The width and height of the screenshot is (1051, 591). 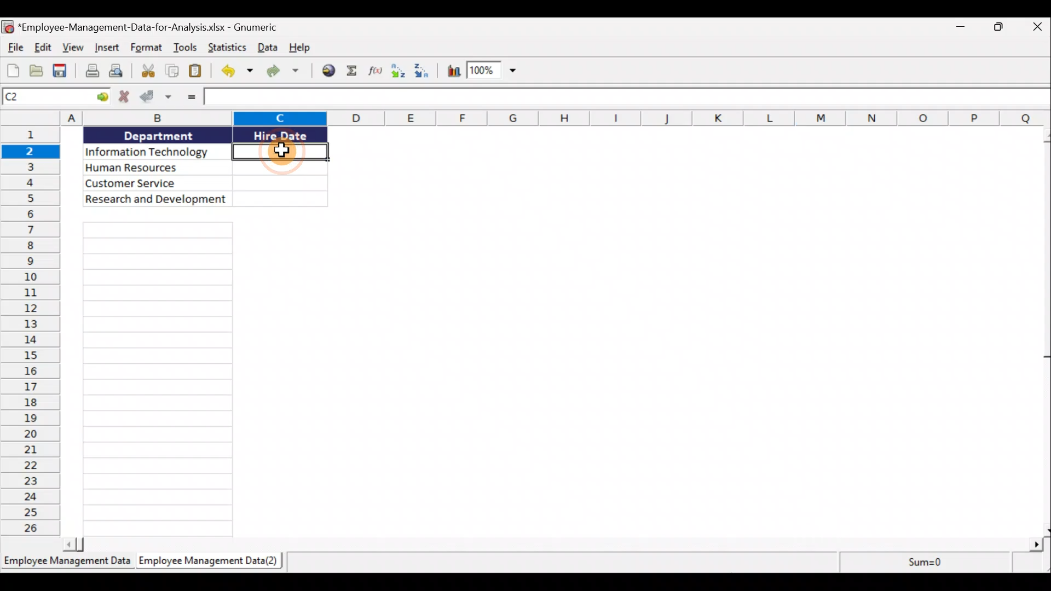 I want to click on Save the current workbook, so click(x=62, y=71).